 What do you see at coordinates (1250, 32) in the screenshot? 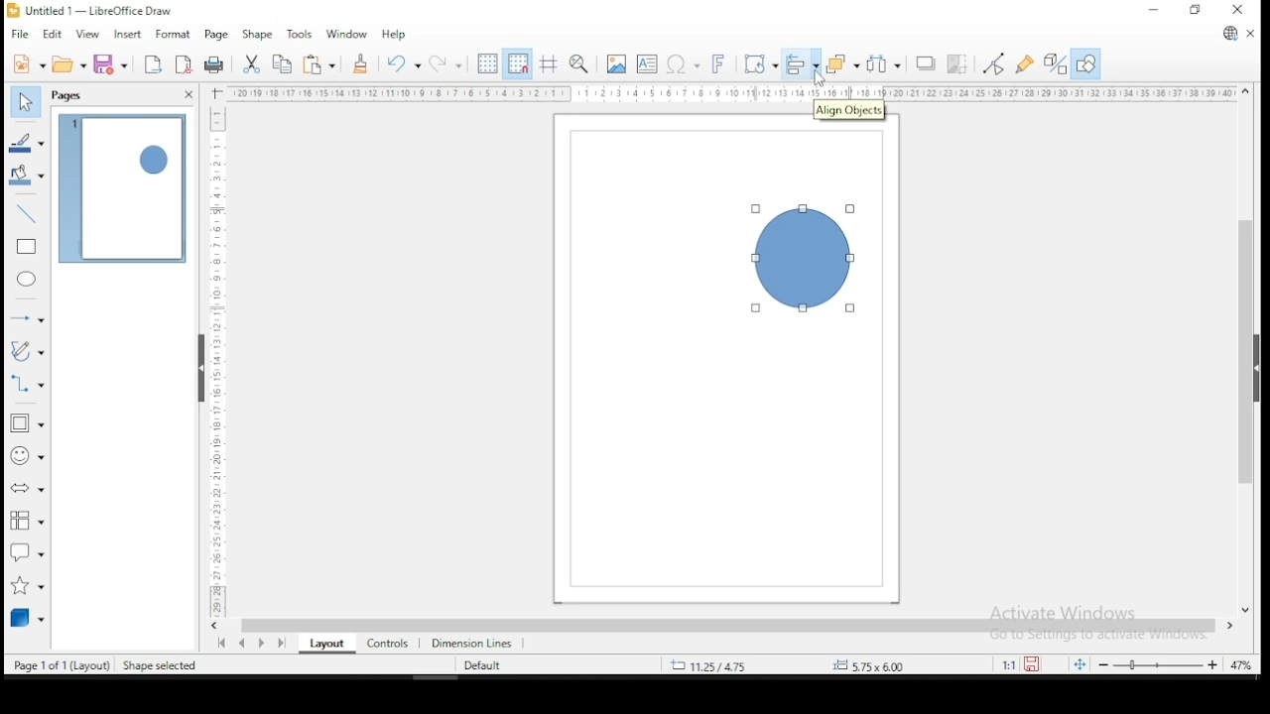
I see `close document` at bounding box center [1250, 32].